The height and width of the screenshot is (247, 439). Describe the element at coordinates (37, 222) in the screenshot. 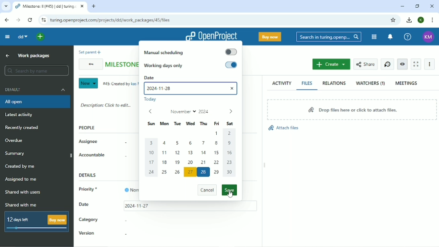

I see `12 days left Buy now` at that location.